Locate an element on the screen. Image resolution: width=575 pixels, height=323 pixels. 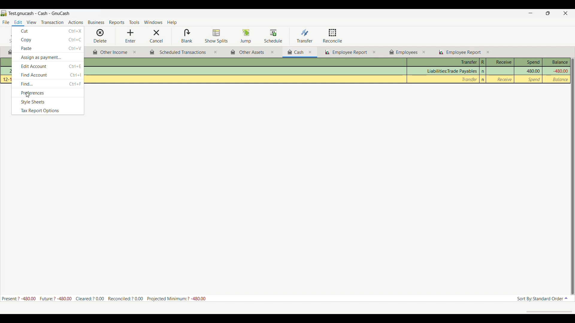
Paste is located at coordinates (48, 48).